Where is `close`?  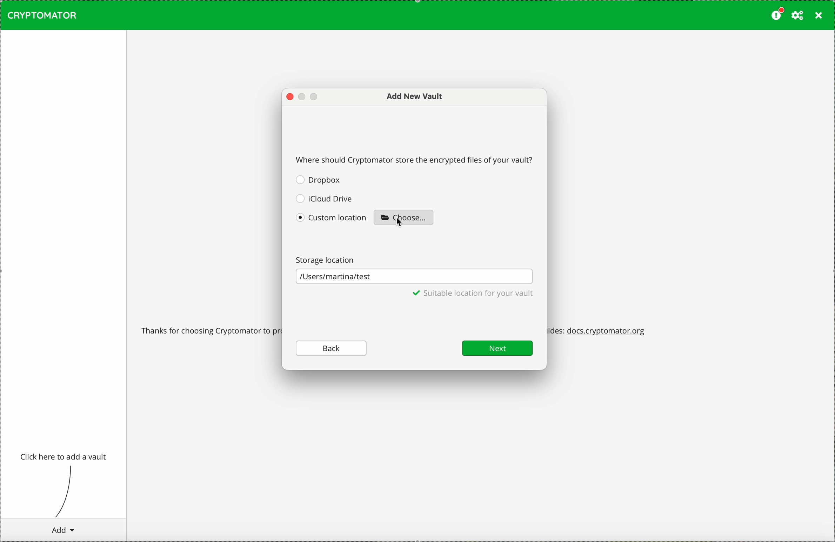 close is located at coordinates (289, 97).